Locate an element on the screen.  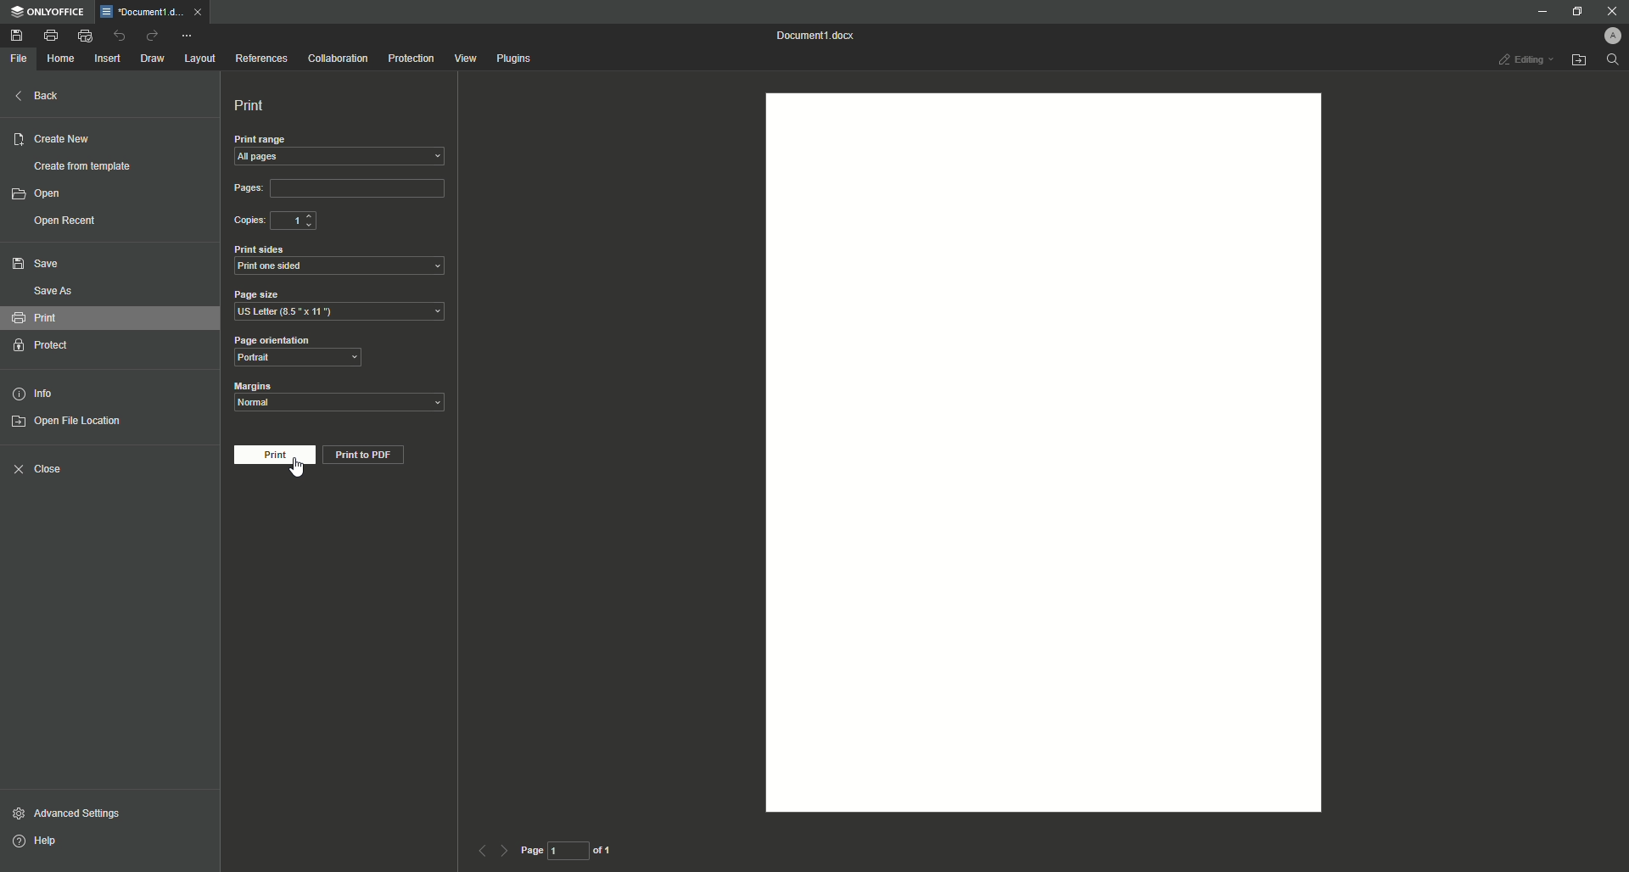
Print is located at coordinates (255, 104).